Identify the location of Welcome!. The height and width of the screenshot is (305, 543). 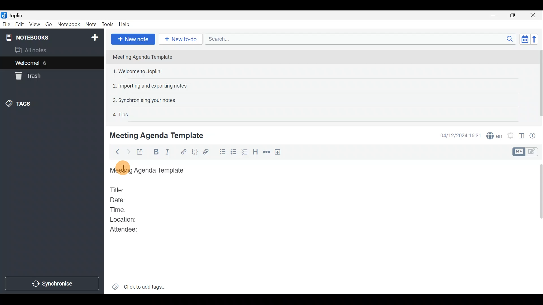
(28, 64).